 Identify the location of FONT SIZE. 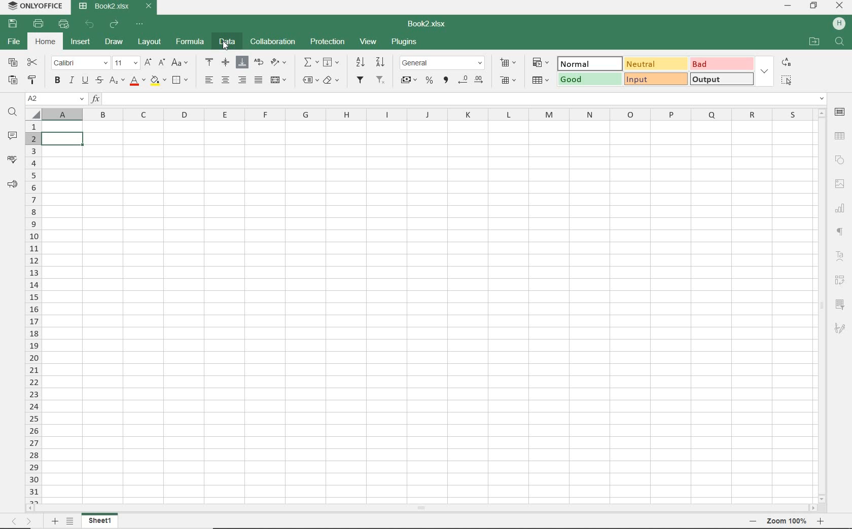
(126, 63).